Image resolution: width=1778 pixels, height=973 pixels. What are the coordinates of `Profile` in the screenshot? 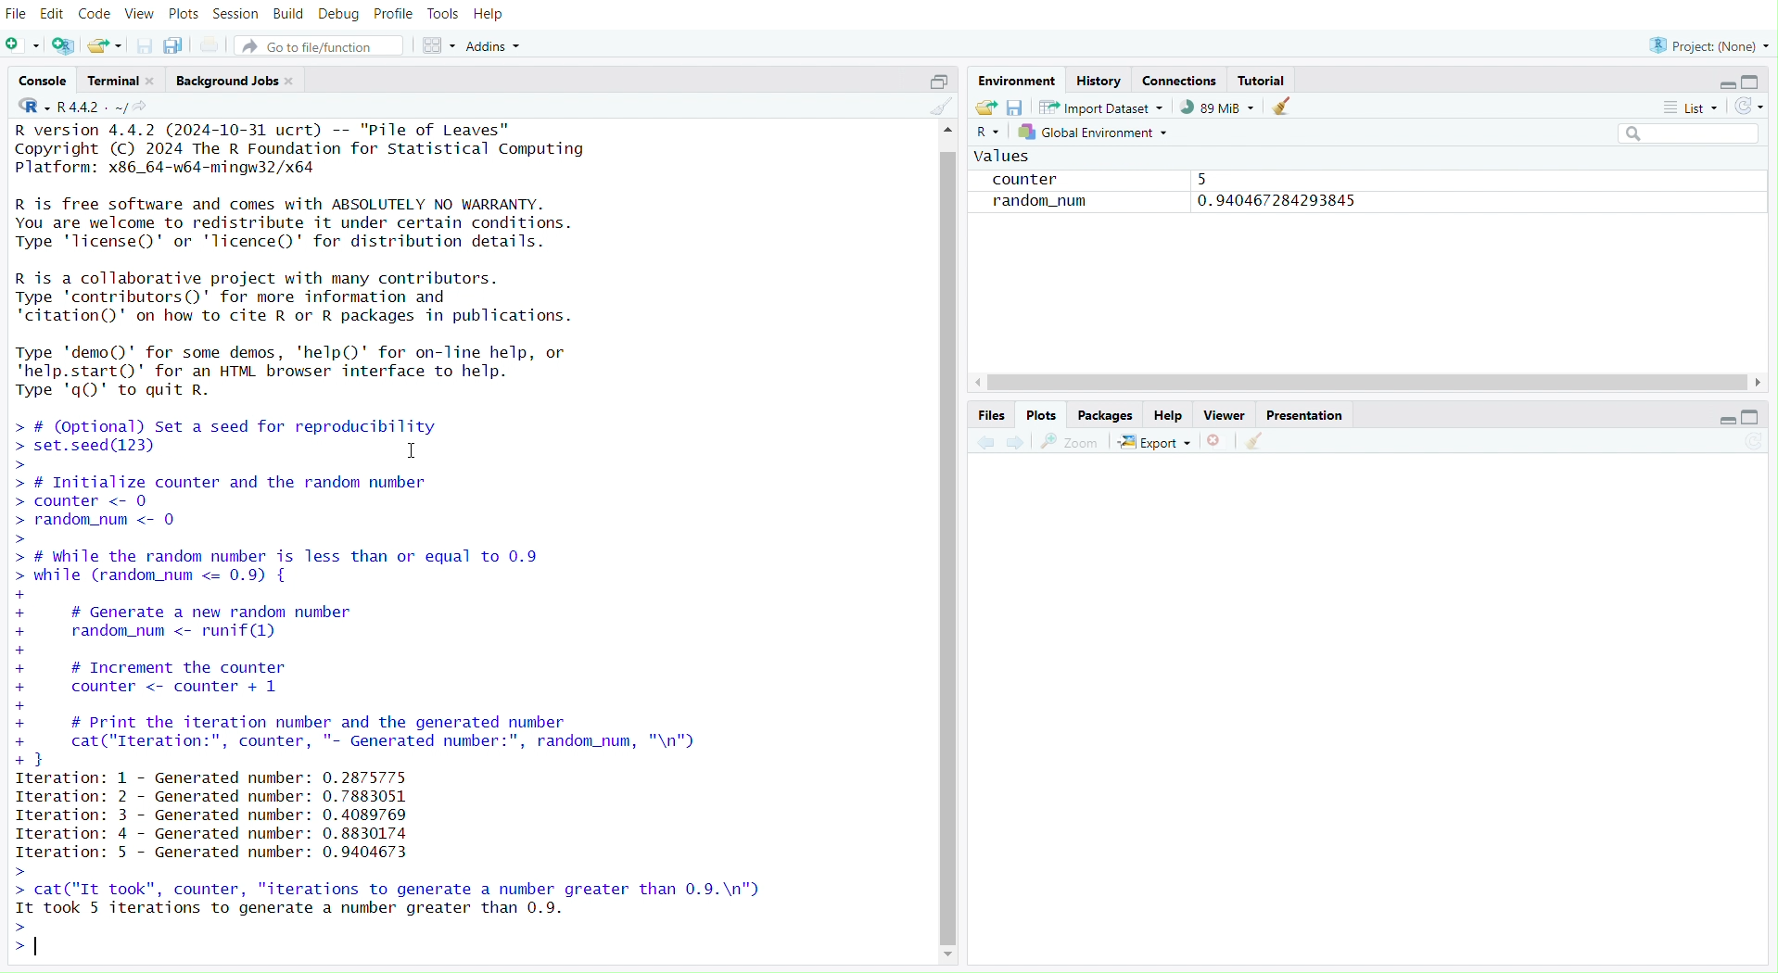 It's located at (391, 15).